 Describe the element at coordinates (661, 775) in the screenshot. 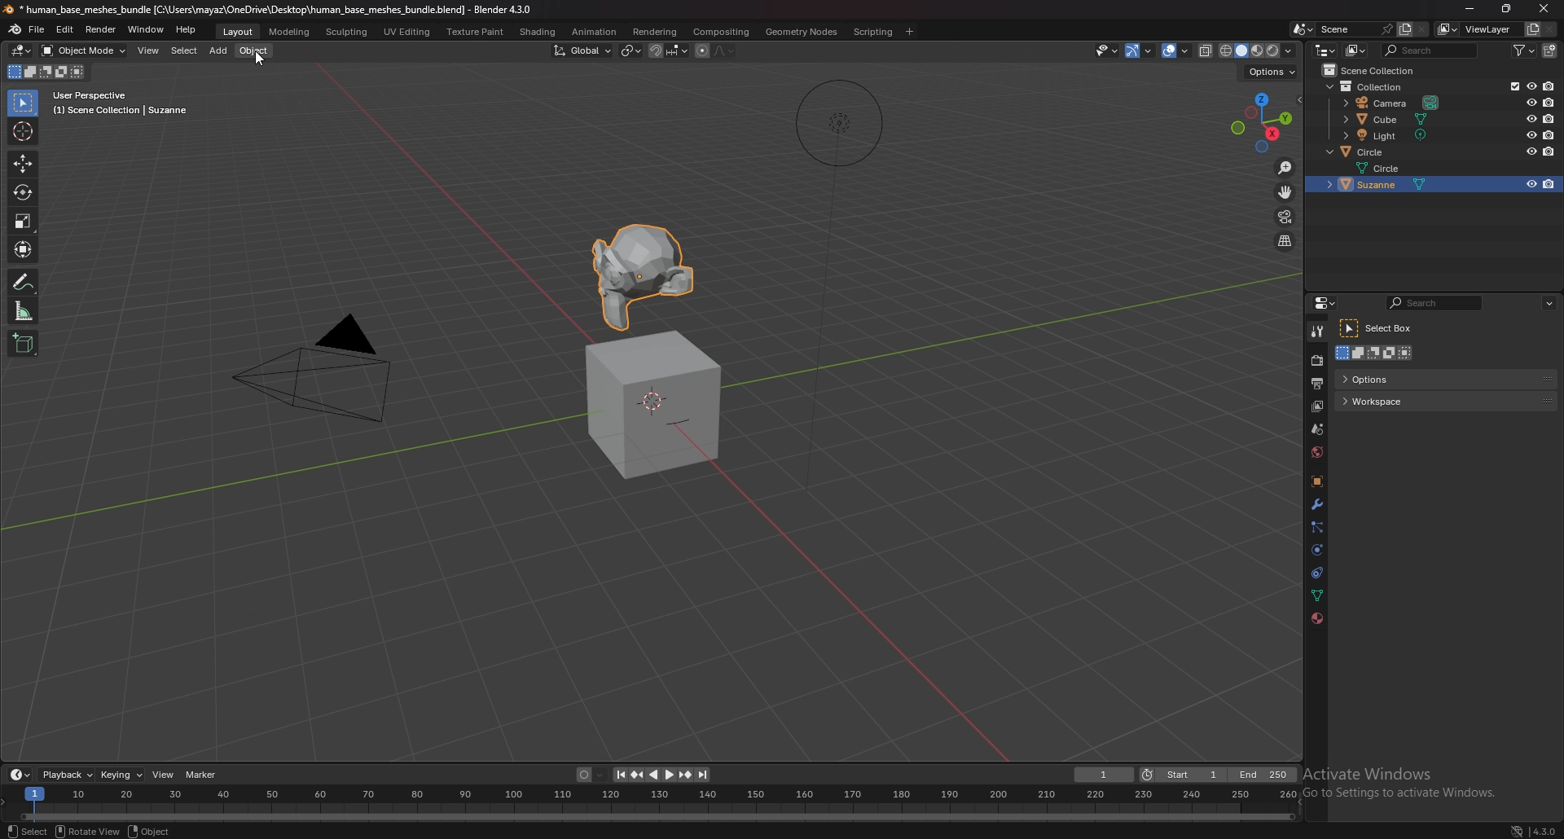

I see `play animation` at that location.